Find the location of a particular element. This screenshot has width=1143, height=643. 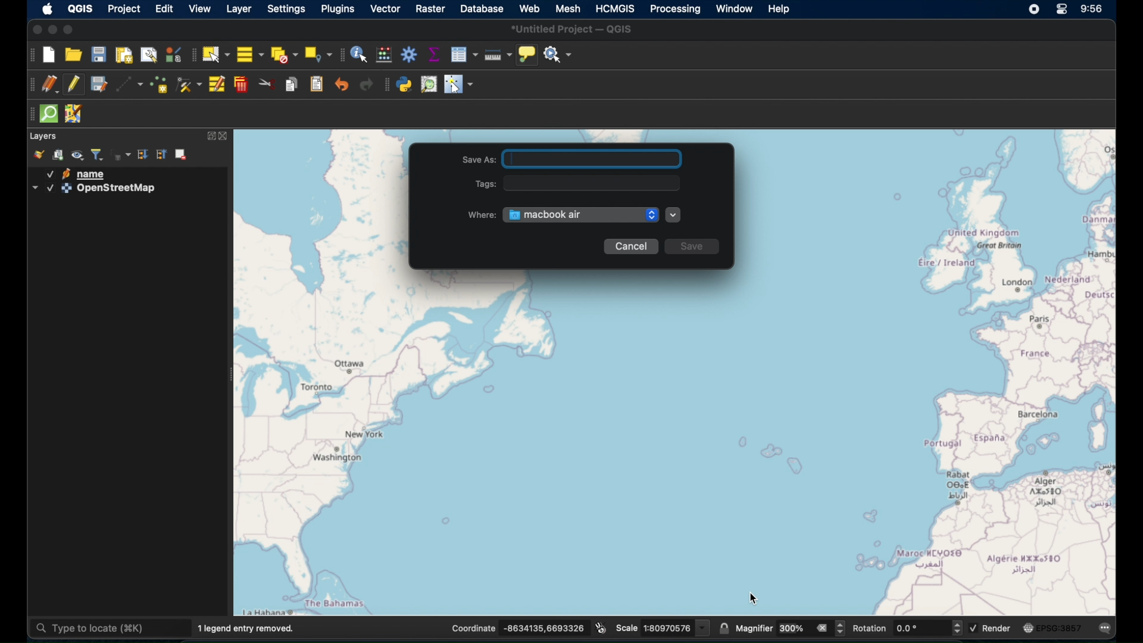

python console is located at coordinates (404, 86).